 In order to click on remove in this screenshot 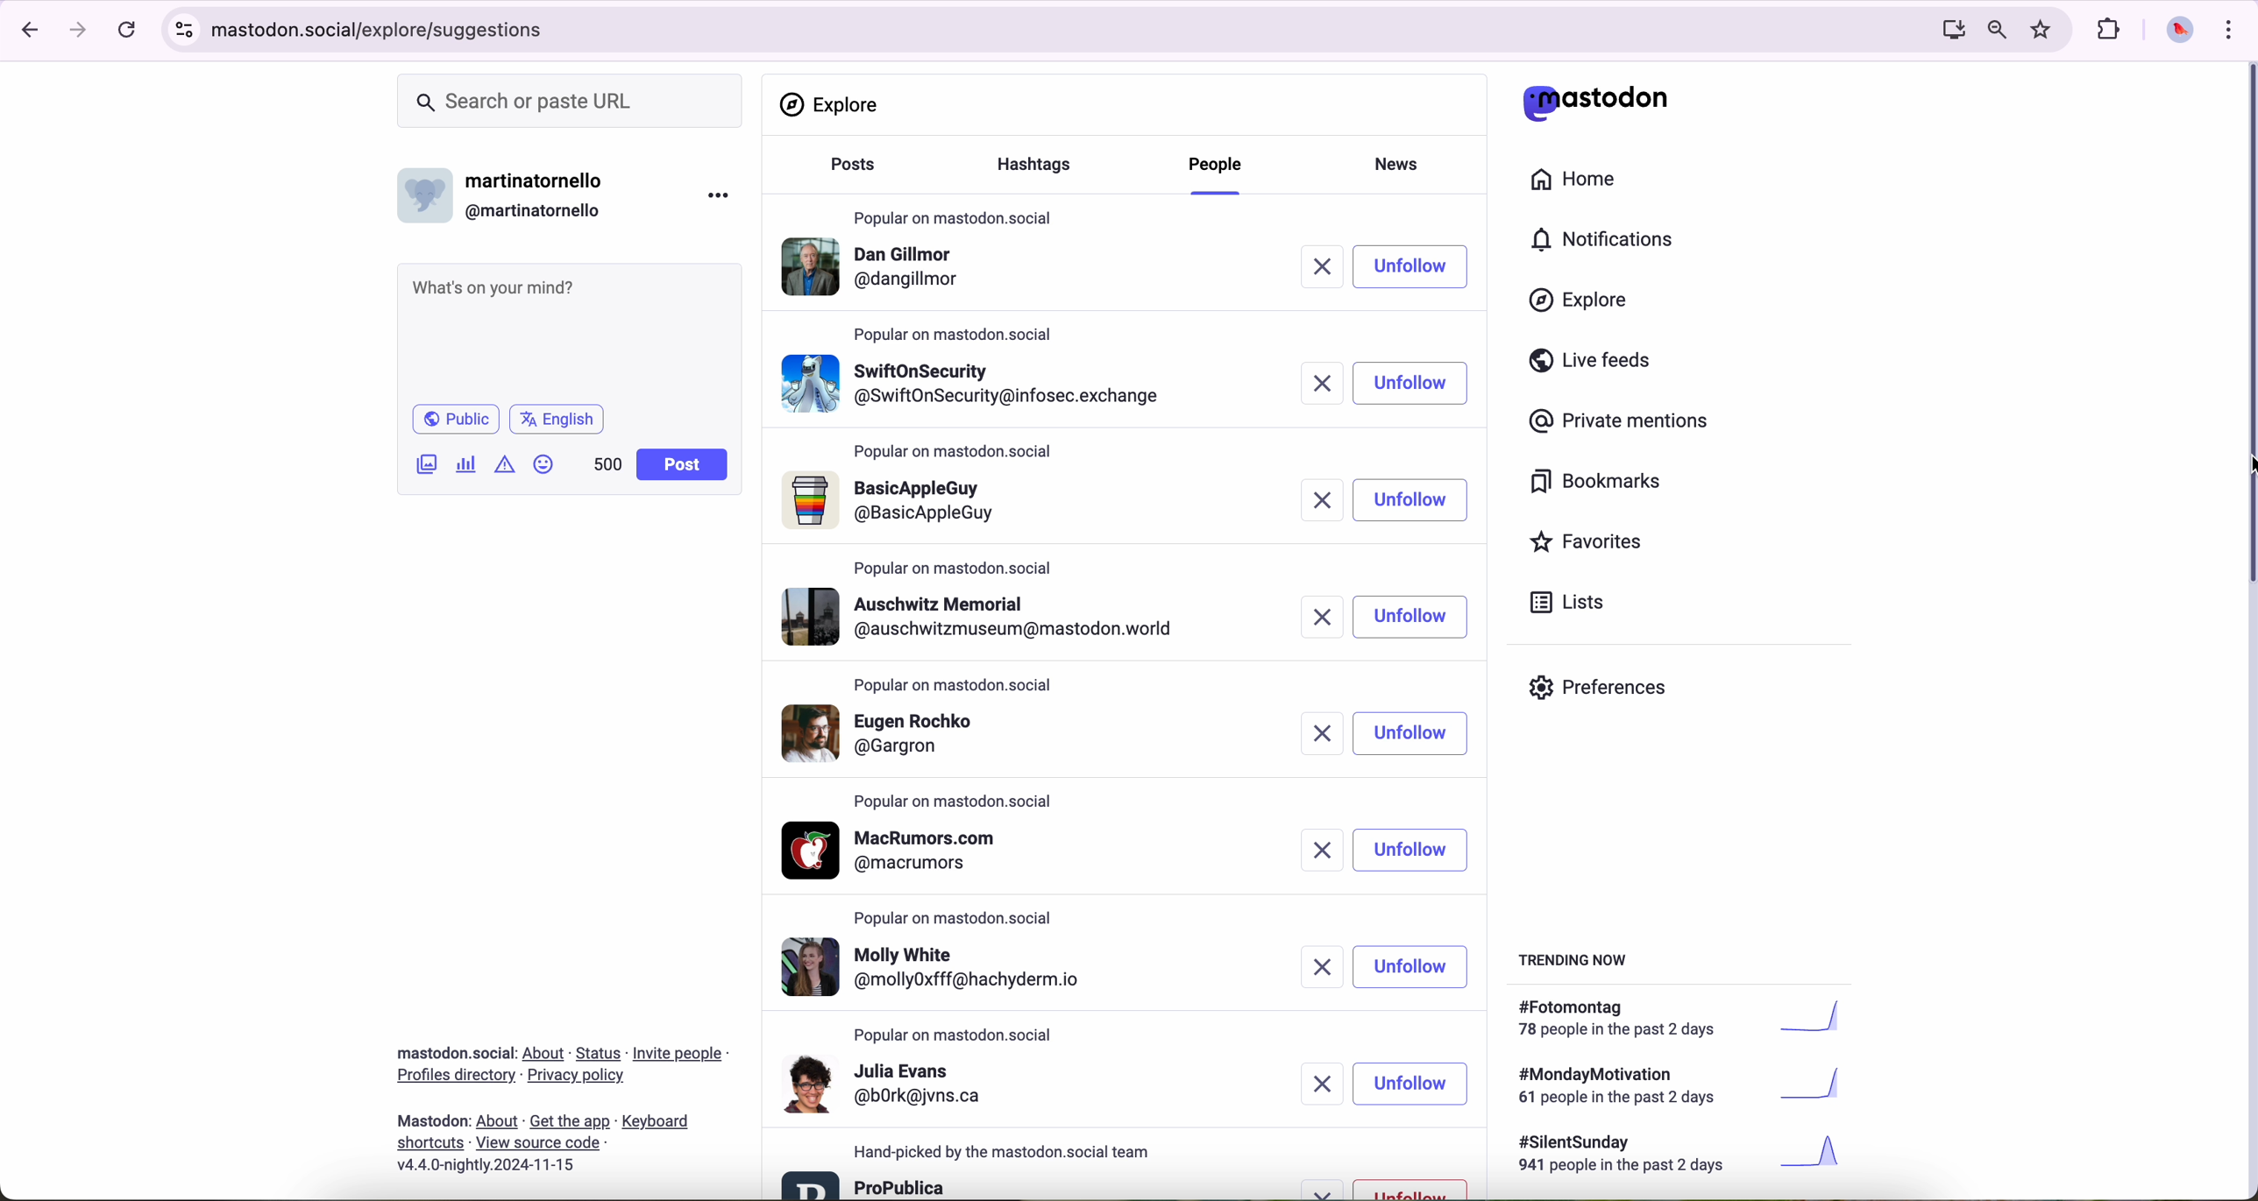, I will do `click(1325, 382)`.